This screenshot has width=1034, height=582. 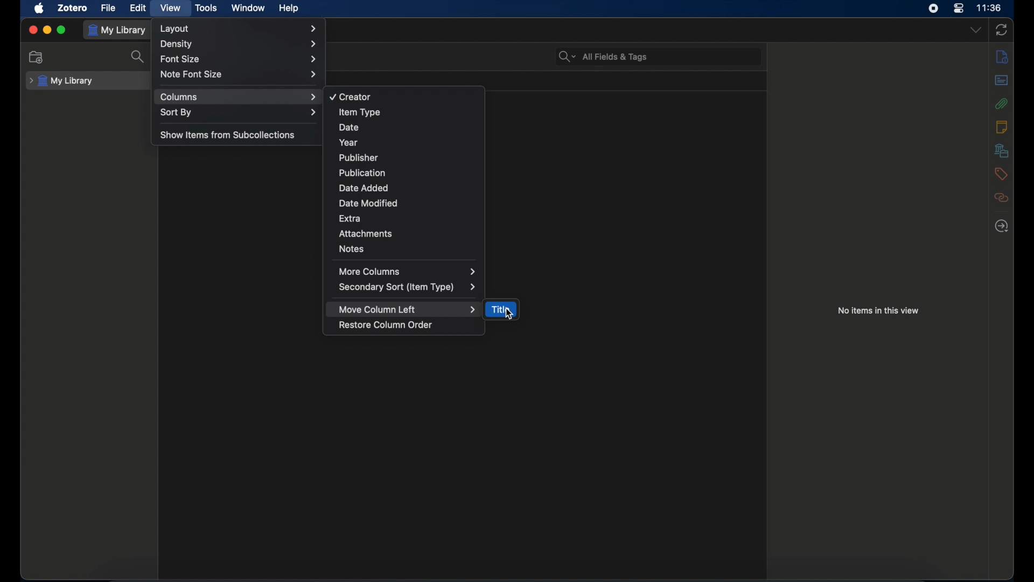 What do you see at coordinates (366, 233) in the screenshot?
I see `attachments` at bounding box center [366, 233].